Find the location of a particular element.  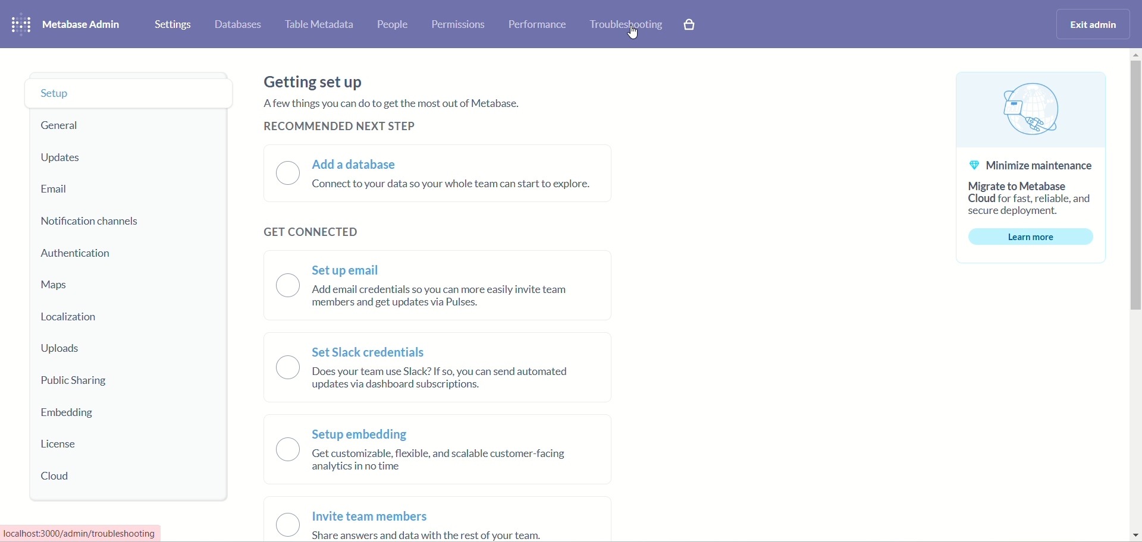

getting set up is located at coordinates (318, 82).